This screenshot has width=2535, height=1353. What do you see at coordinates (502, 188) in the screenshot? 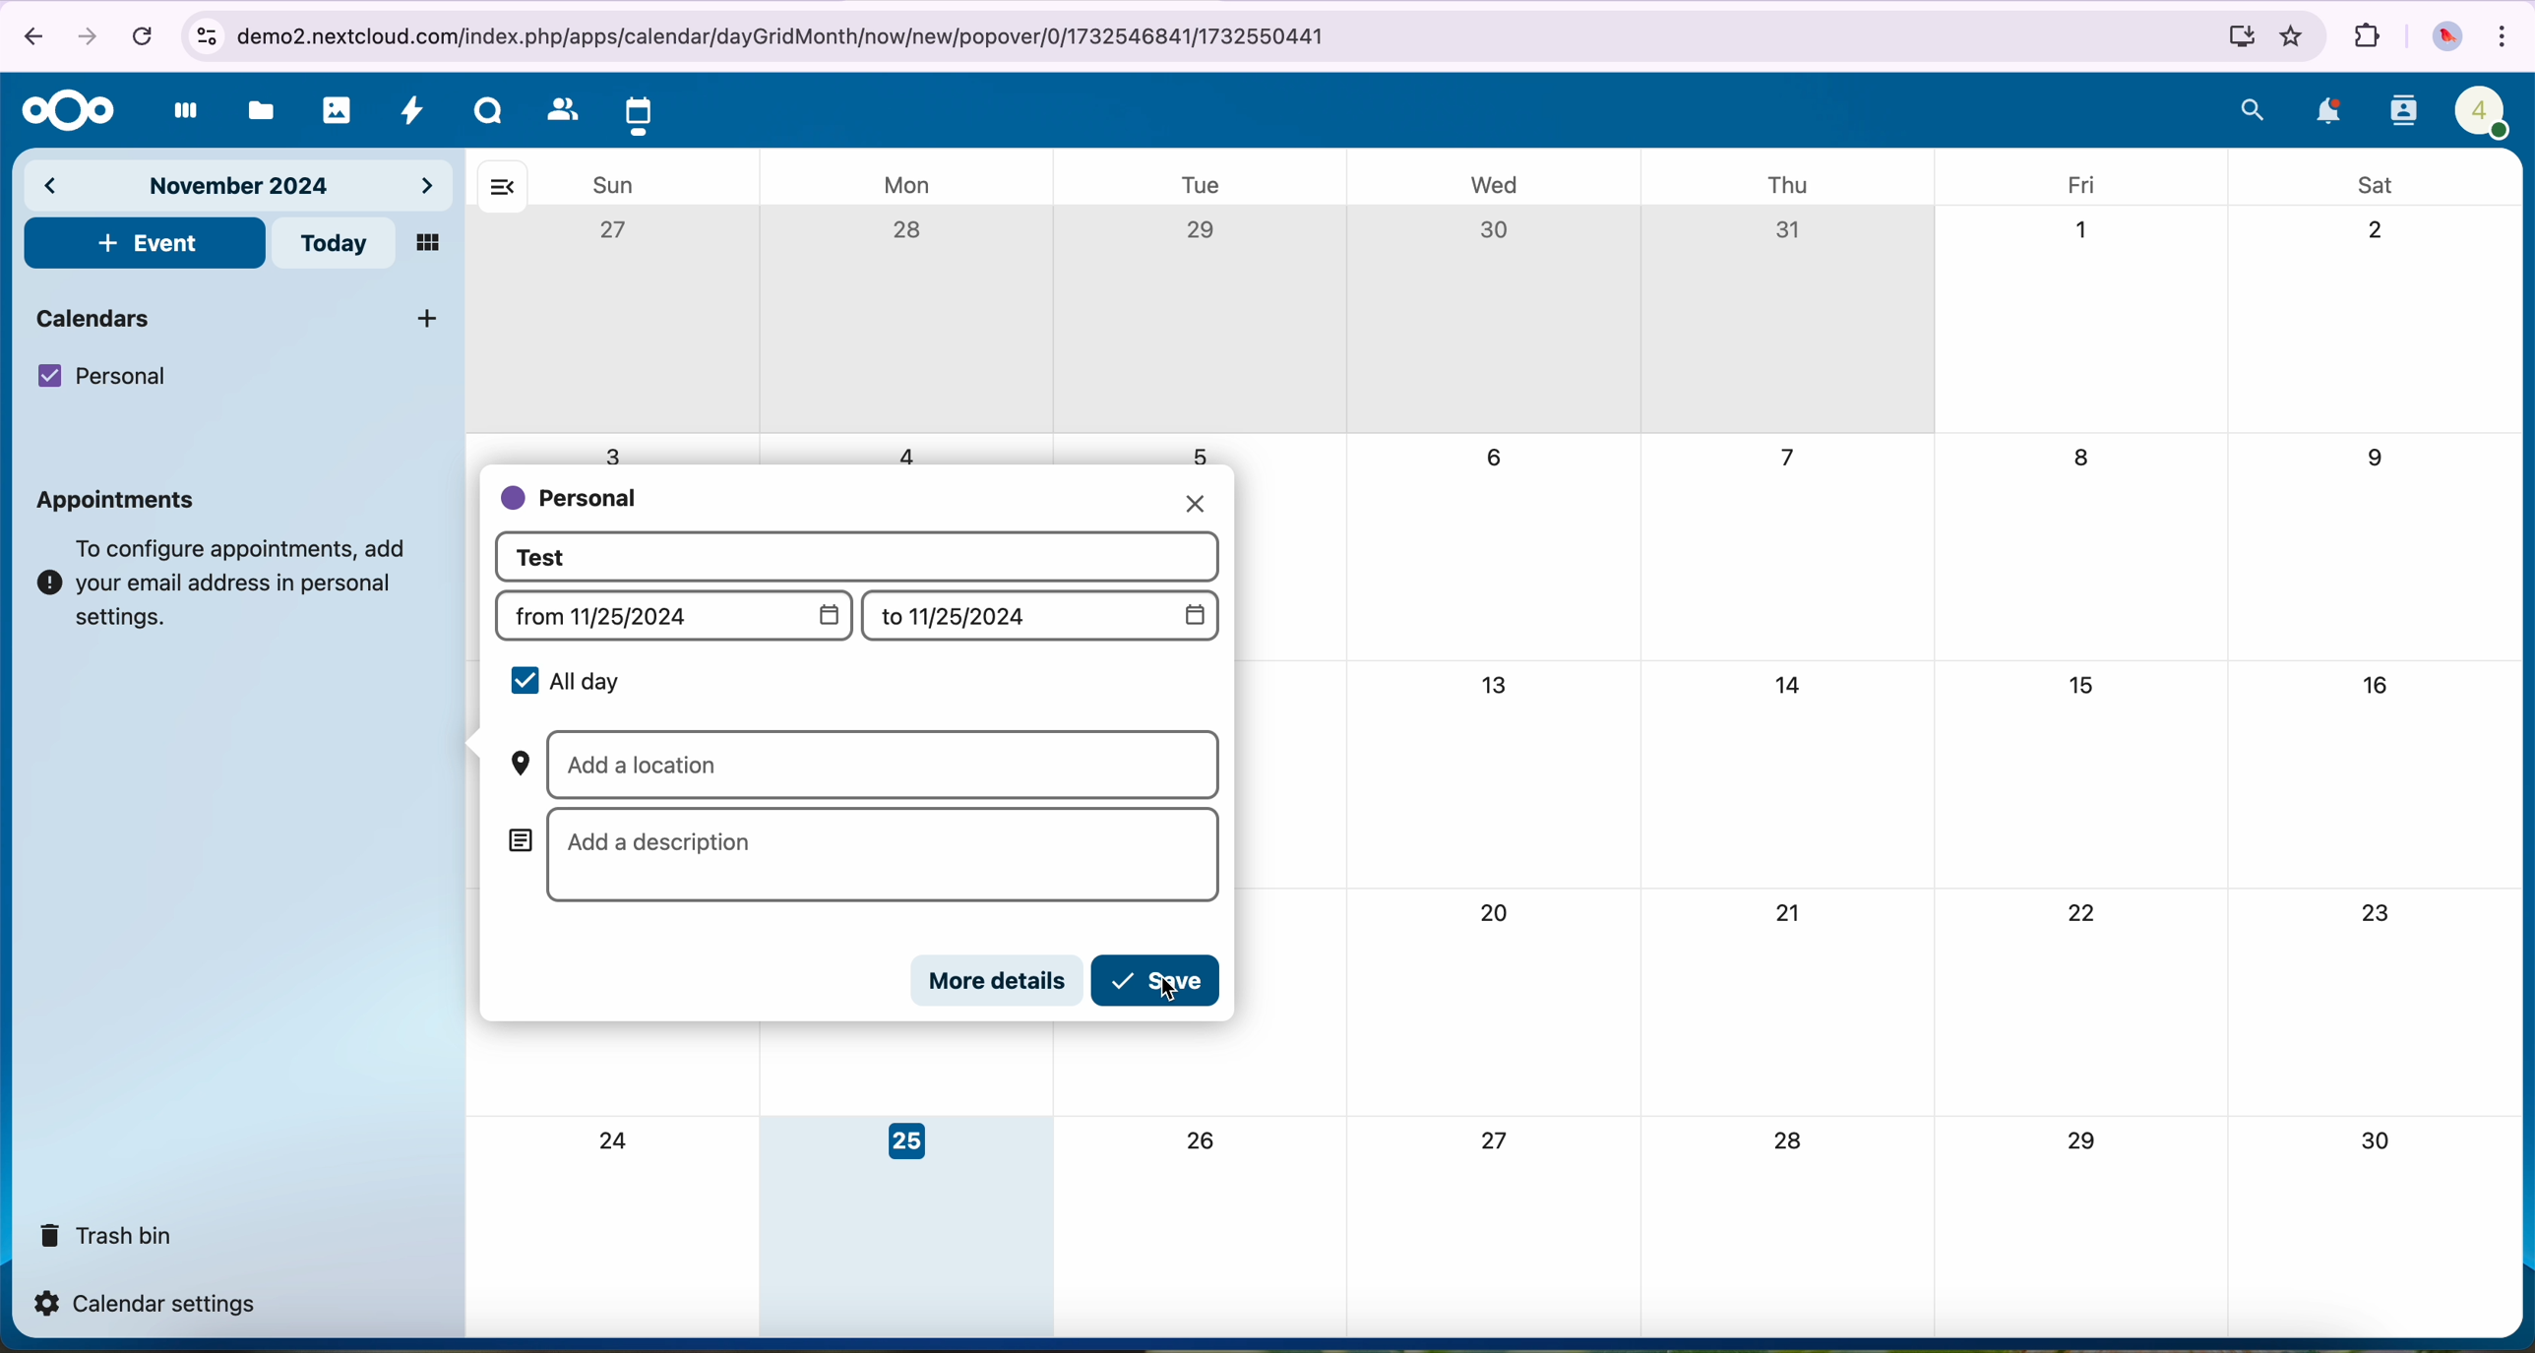
I see `hide bar` at bounding box center [502, 188].